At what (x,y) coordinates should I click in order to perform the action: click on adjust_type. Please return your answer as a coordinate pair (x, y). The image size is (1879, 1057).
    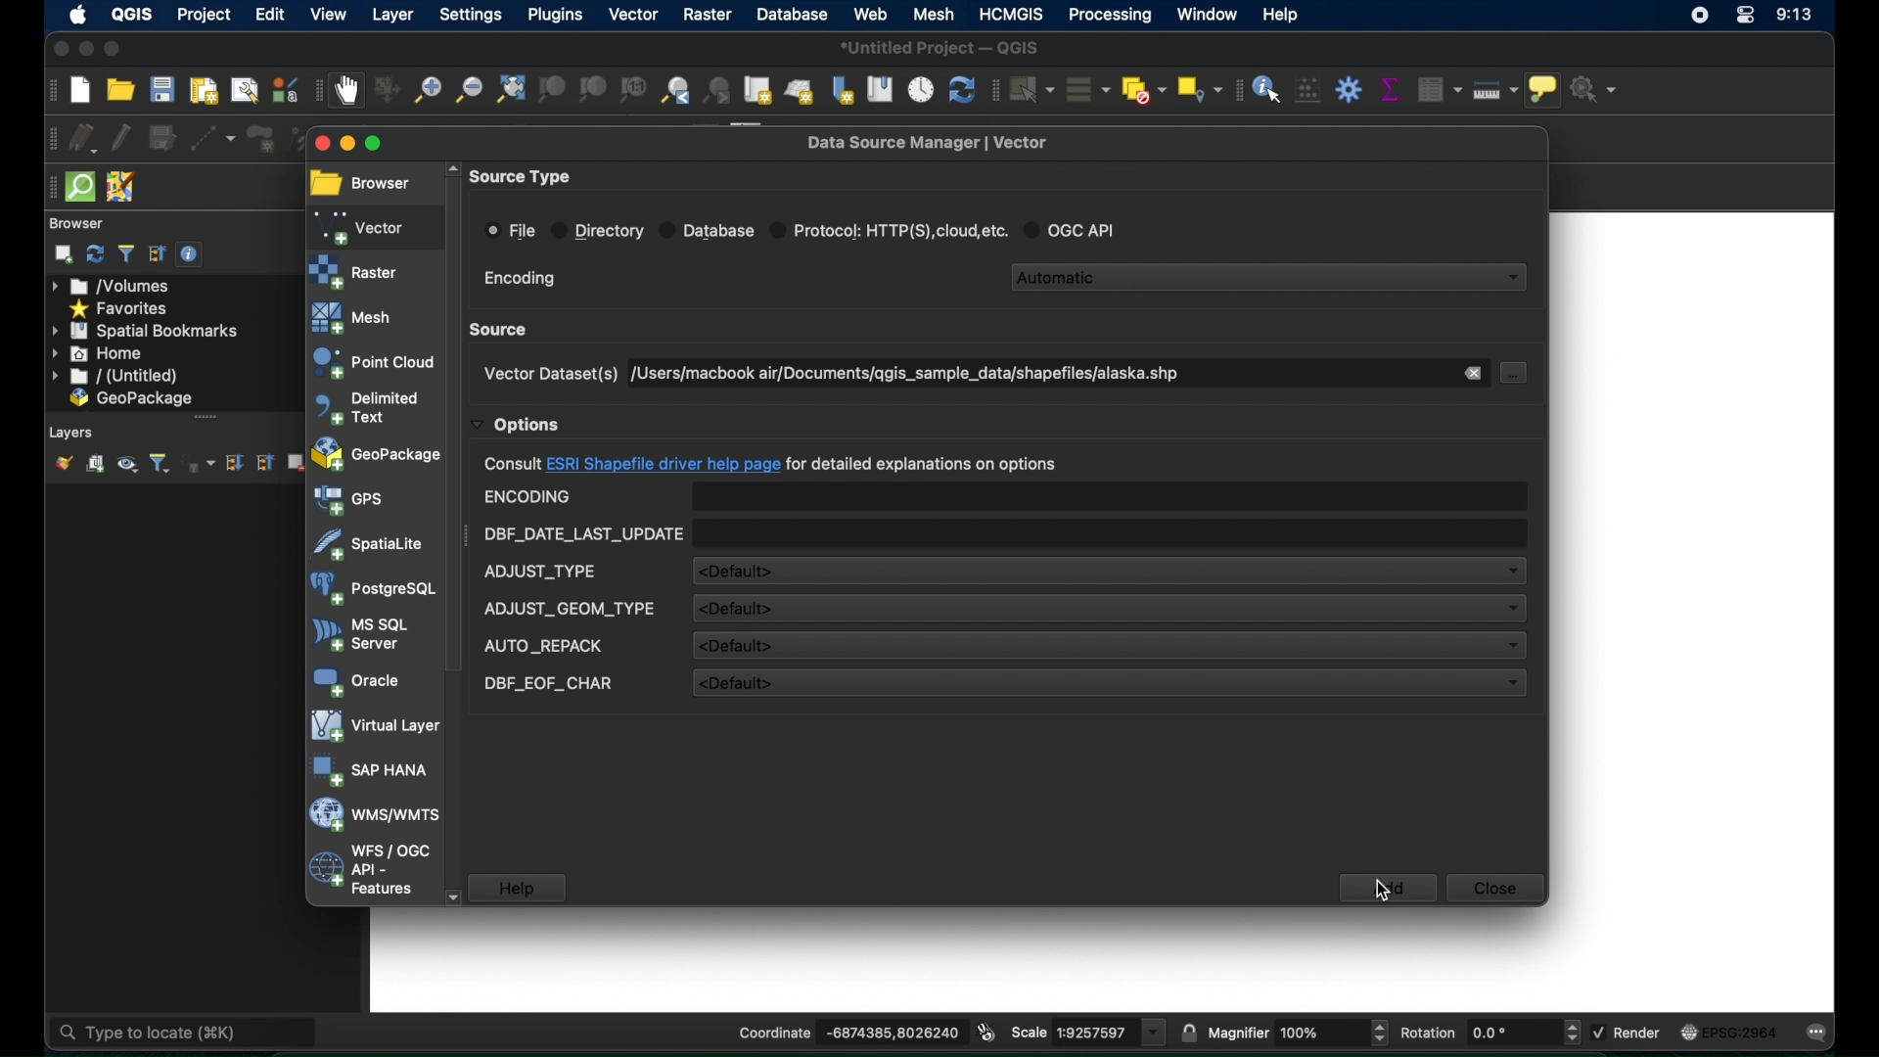
    Looking at the image, I should click on (541, 572).